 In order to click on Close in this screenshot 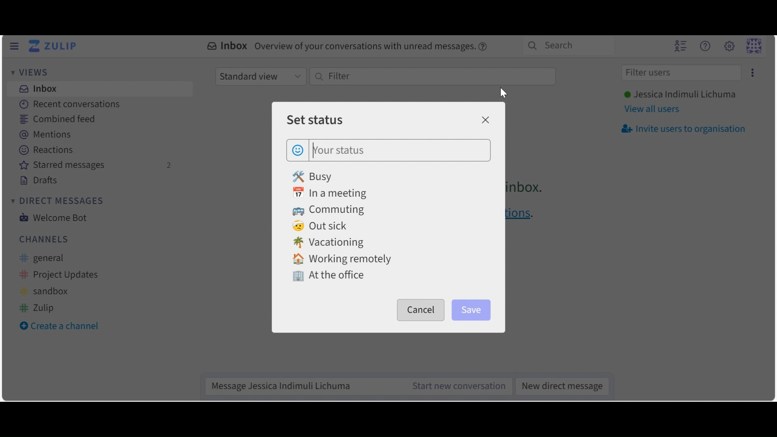, I will do `click(485, 120)`.